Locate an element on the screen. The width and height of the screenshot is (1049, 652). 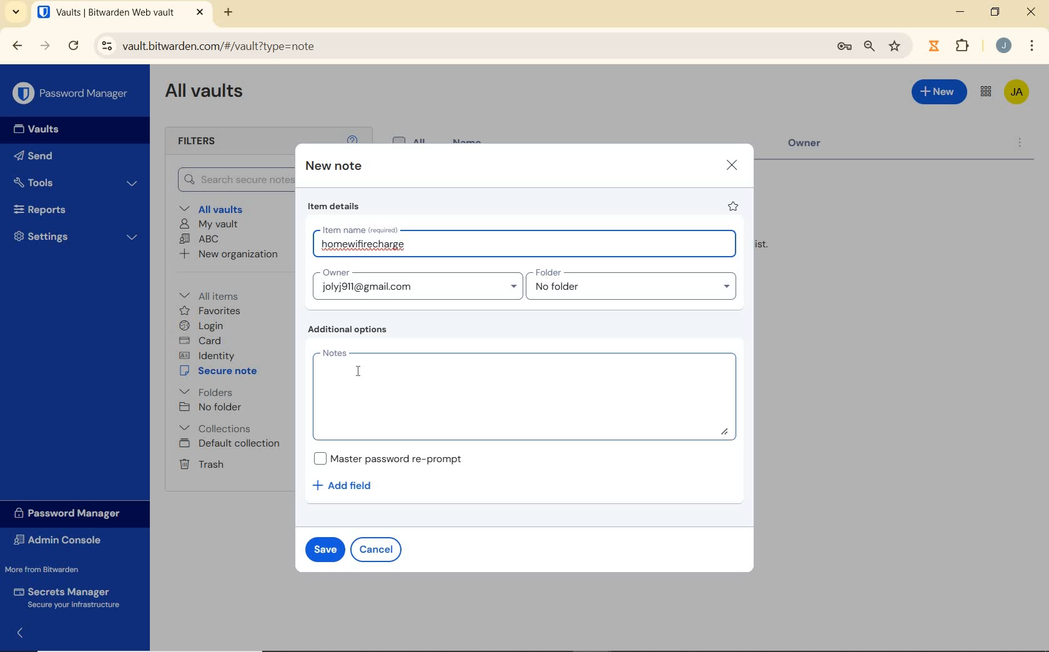
Bitwarden Account is located at coordinates (1018, 93).